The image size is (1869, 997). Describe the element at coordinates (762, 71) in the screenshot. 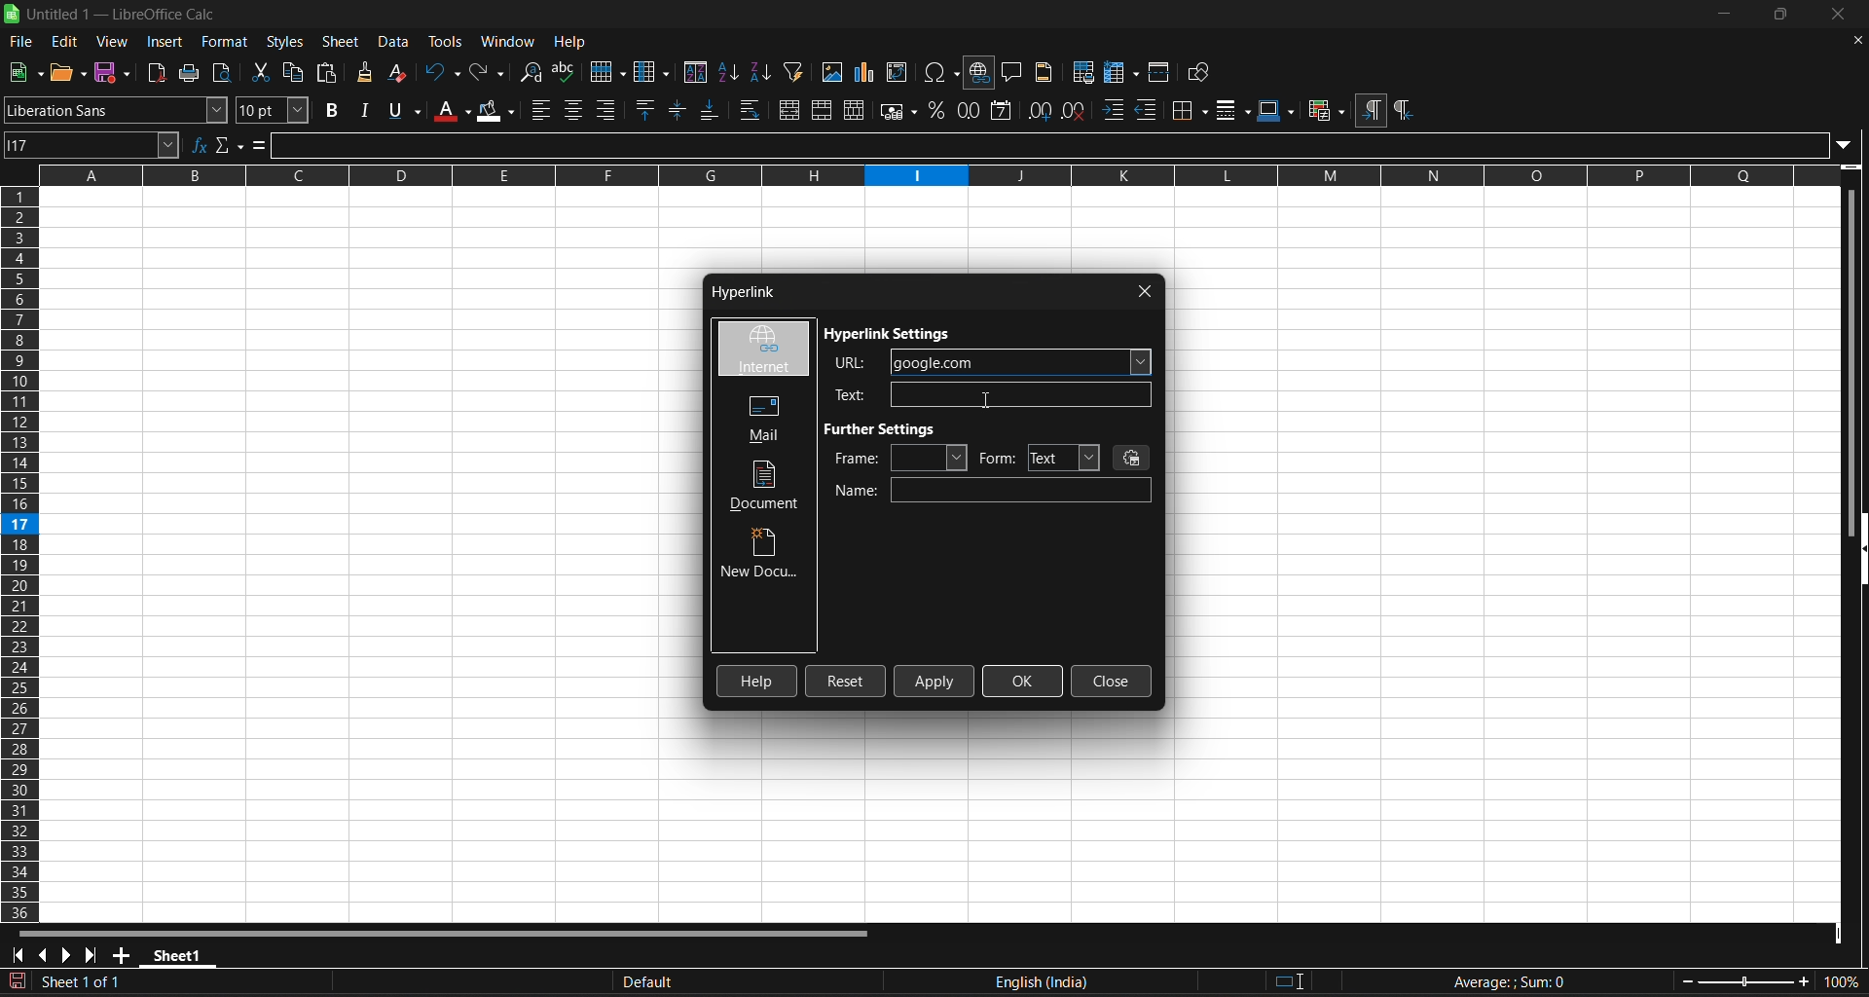

I see `sort descending` at that location.